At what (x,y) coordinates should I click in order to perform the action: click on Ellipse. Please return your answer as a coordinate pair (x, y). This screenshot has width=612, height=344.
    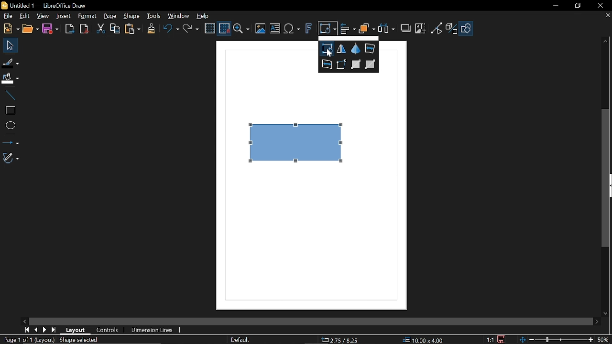
    Looking at the image, I should click on (10, 126).